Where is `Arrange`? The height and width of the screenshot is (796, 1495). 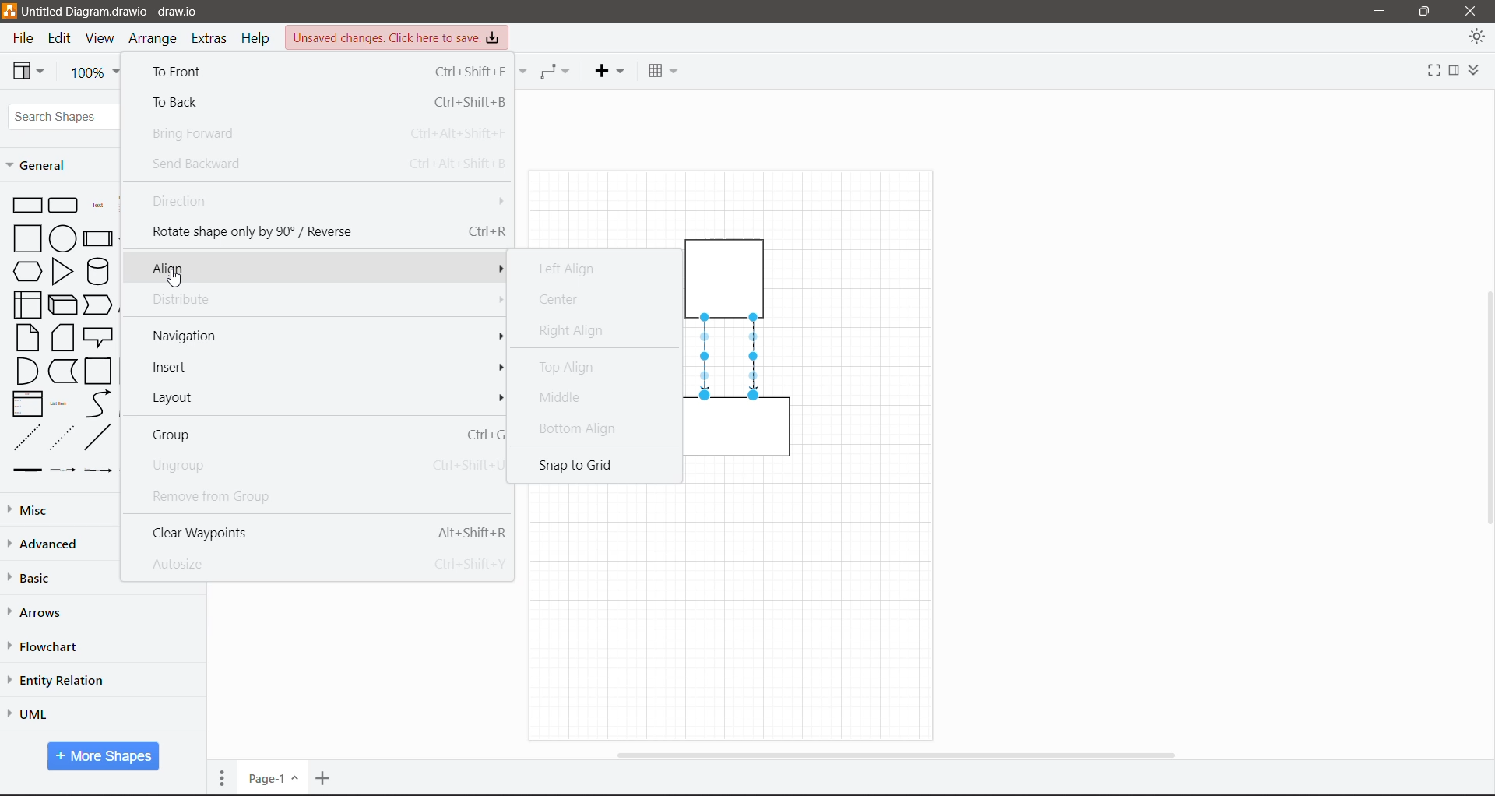 Arrange is located at coordinates (154, 41).